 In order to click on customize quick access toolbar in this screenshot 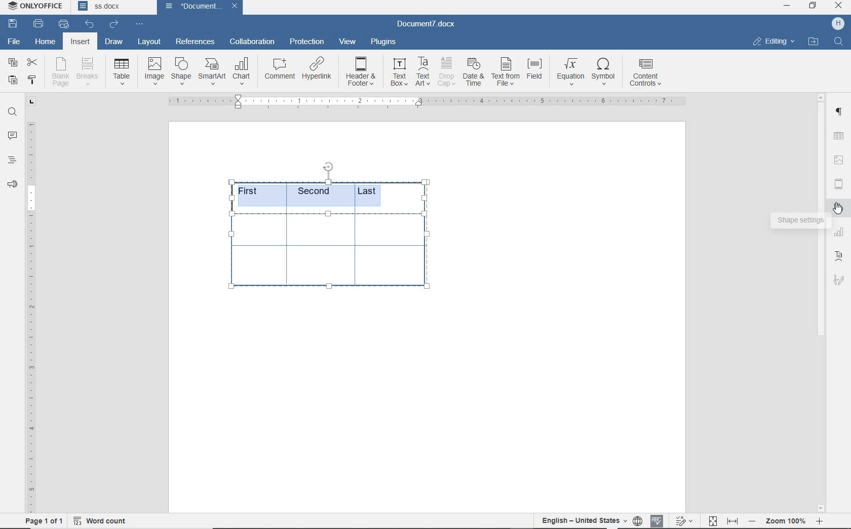, I will do `click(139, 24)`.